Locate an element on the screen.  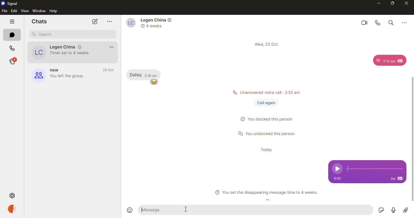
emoji is located at coordinates (131, 210).